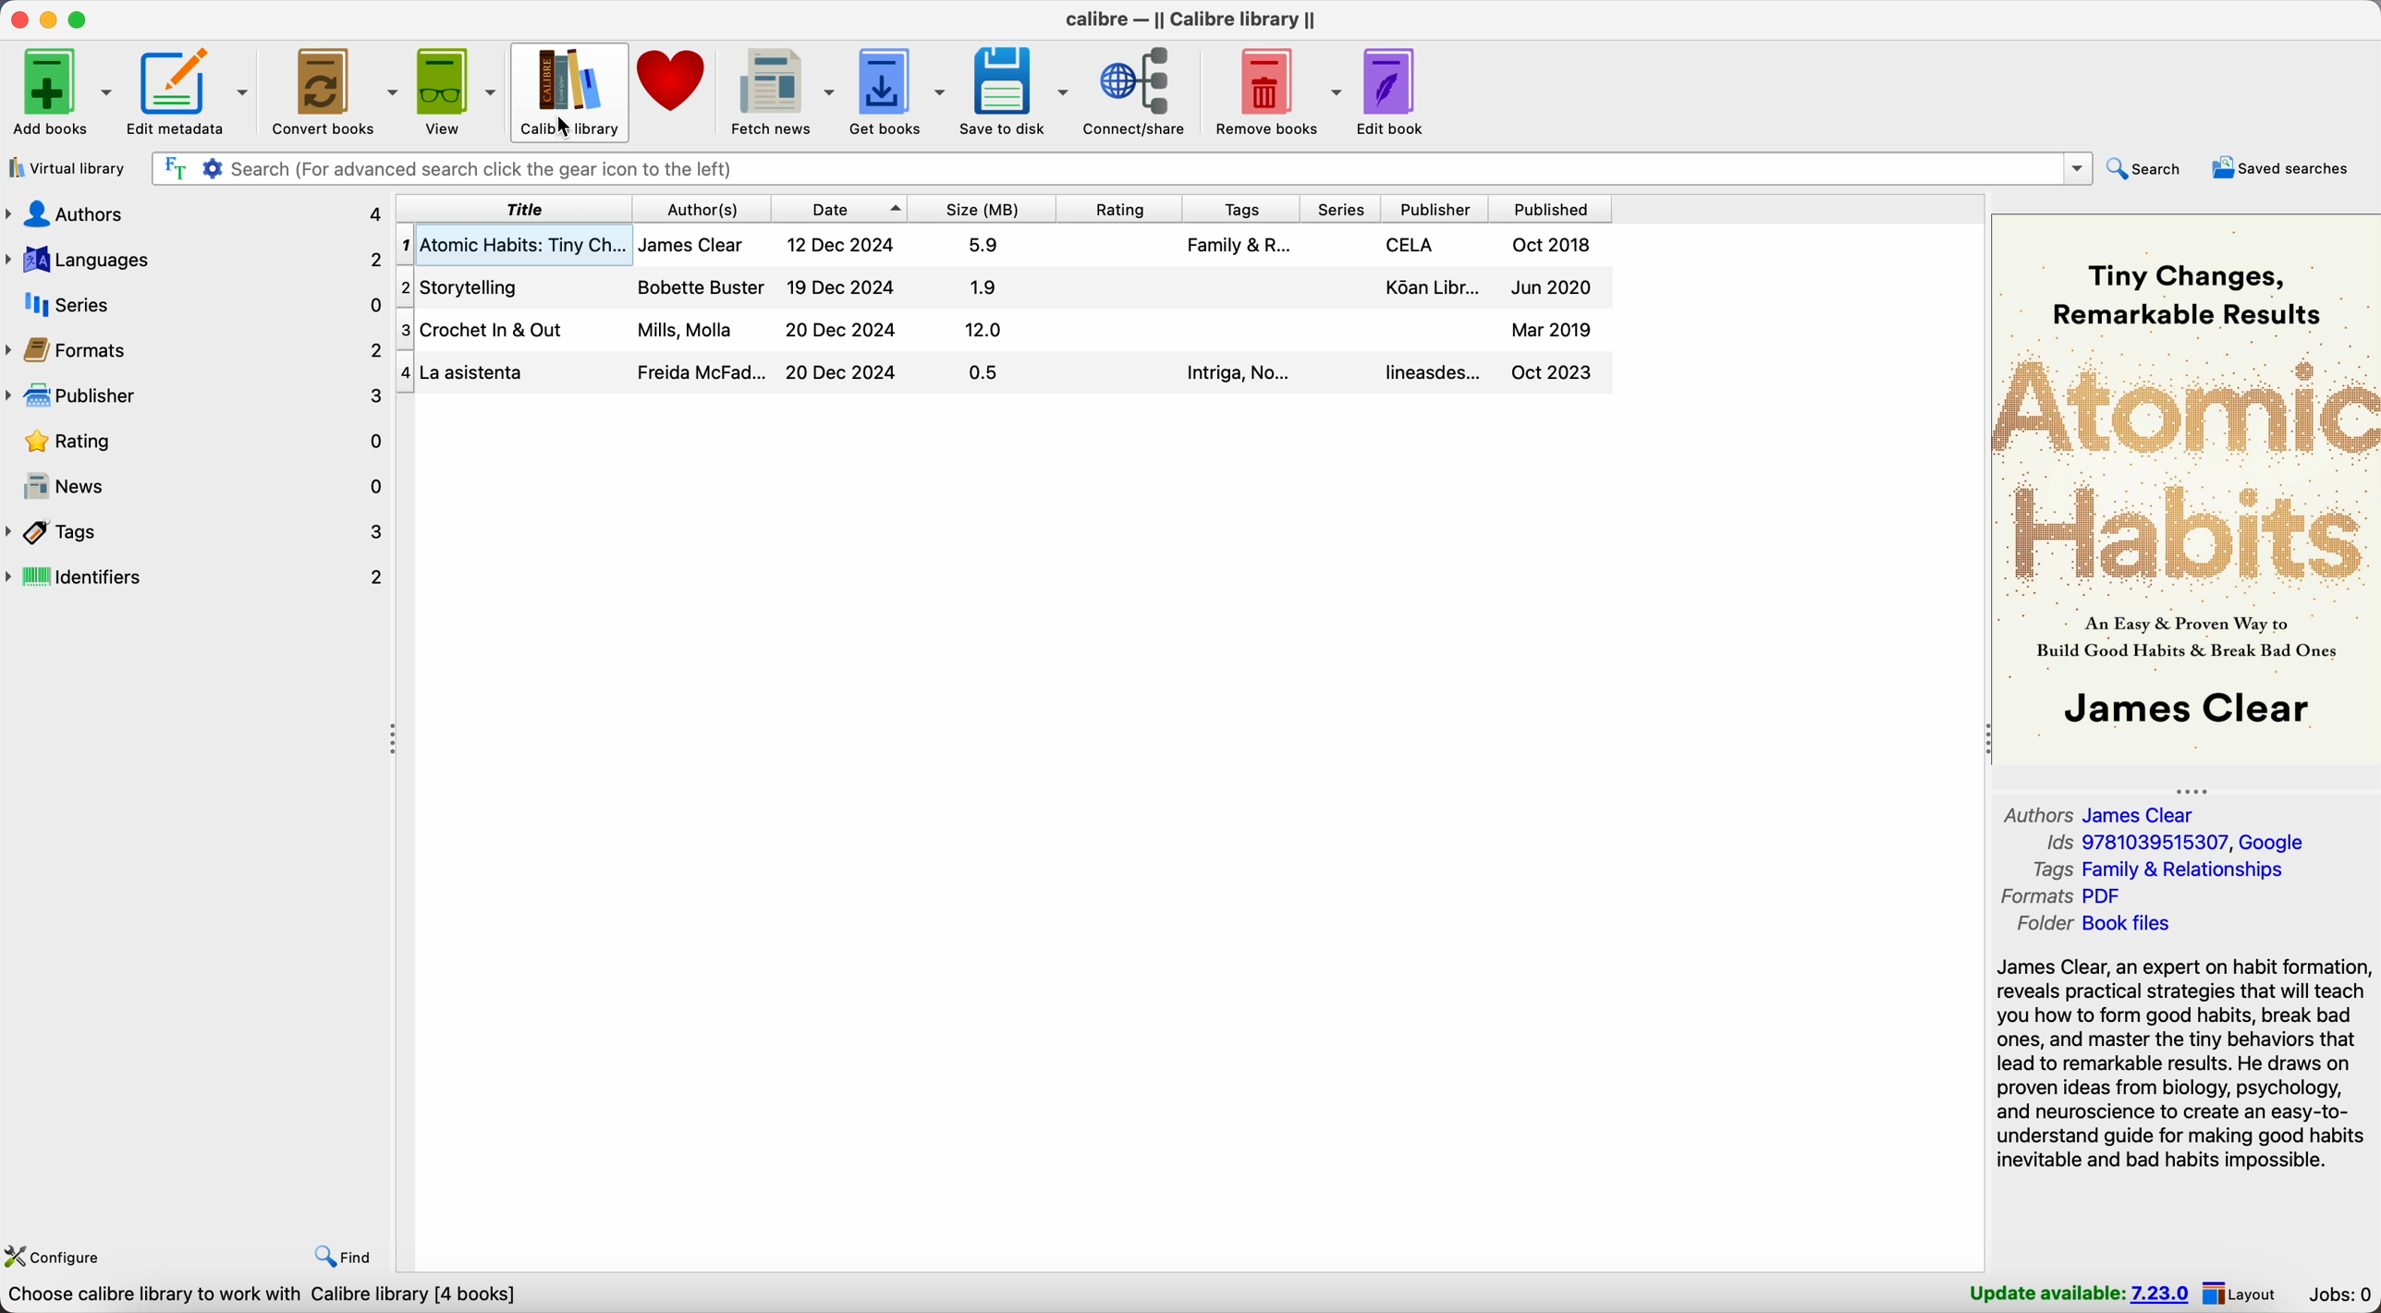 This screenshot has width=2381, height=1313. I want to click on languages, so click(197, 260).